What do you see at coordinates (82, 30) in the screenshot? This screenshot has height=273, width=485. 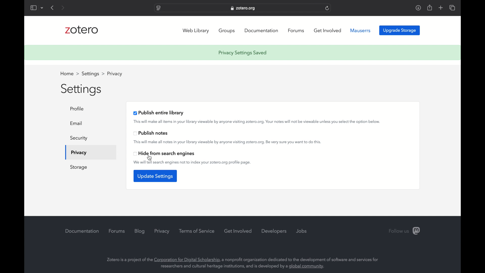 I see `zotero` at bounding box center [82, 30].